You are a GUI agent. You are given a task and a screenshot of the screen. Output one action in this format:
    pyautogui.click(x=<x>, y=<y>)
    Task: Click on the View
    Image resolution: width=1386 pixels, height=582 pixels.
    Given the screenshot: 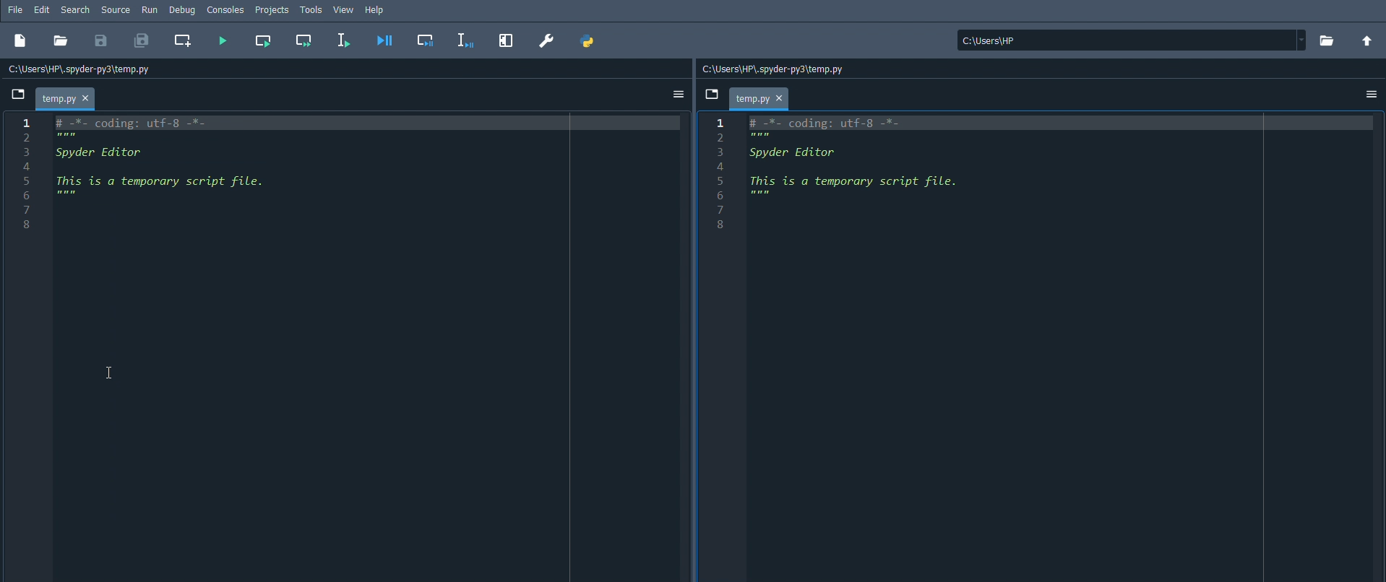 What is the action you would take?
    pyautogui.click(x=343, y=9)
    